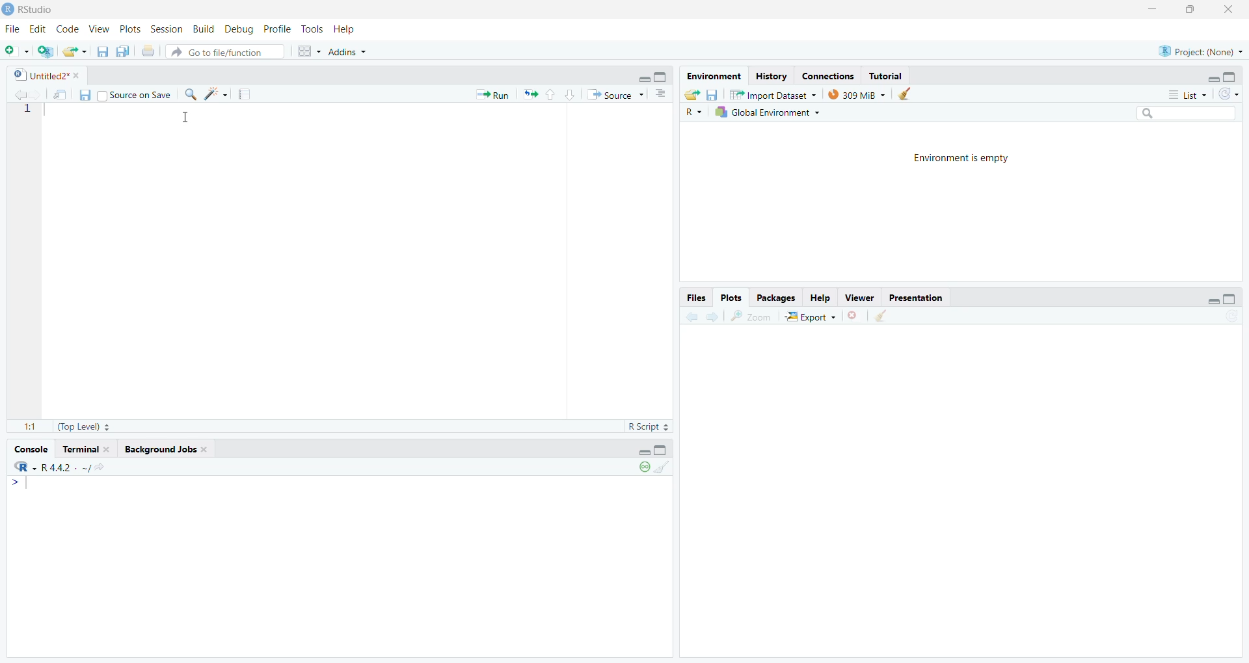  What do you see at coordinates (907, 95) in the screenshot?
I see `clear` at bounding box center [907, 95].